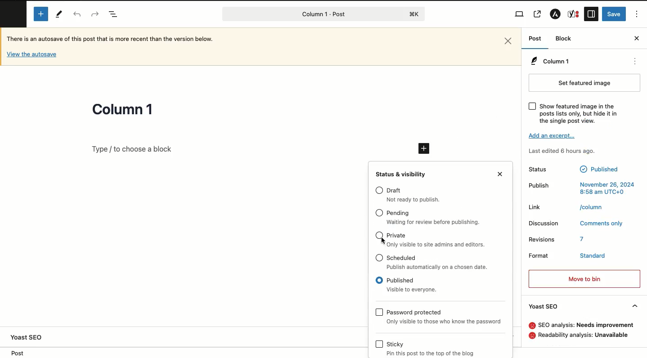 The image size is (647, 358). Describe the element at coordinates (615, 13) in the screenshot. I see `Save` at that location.